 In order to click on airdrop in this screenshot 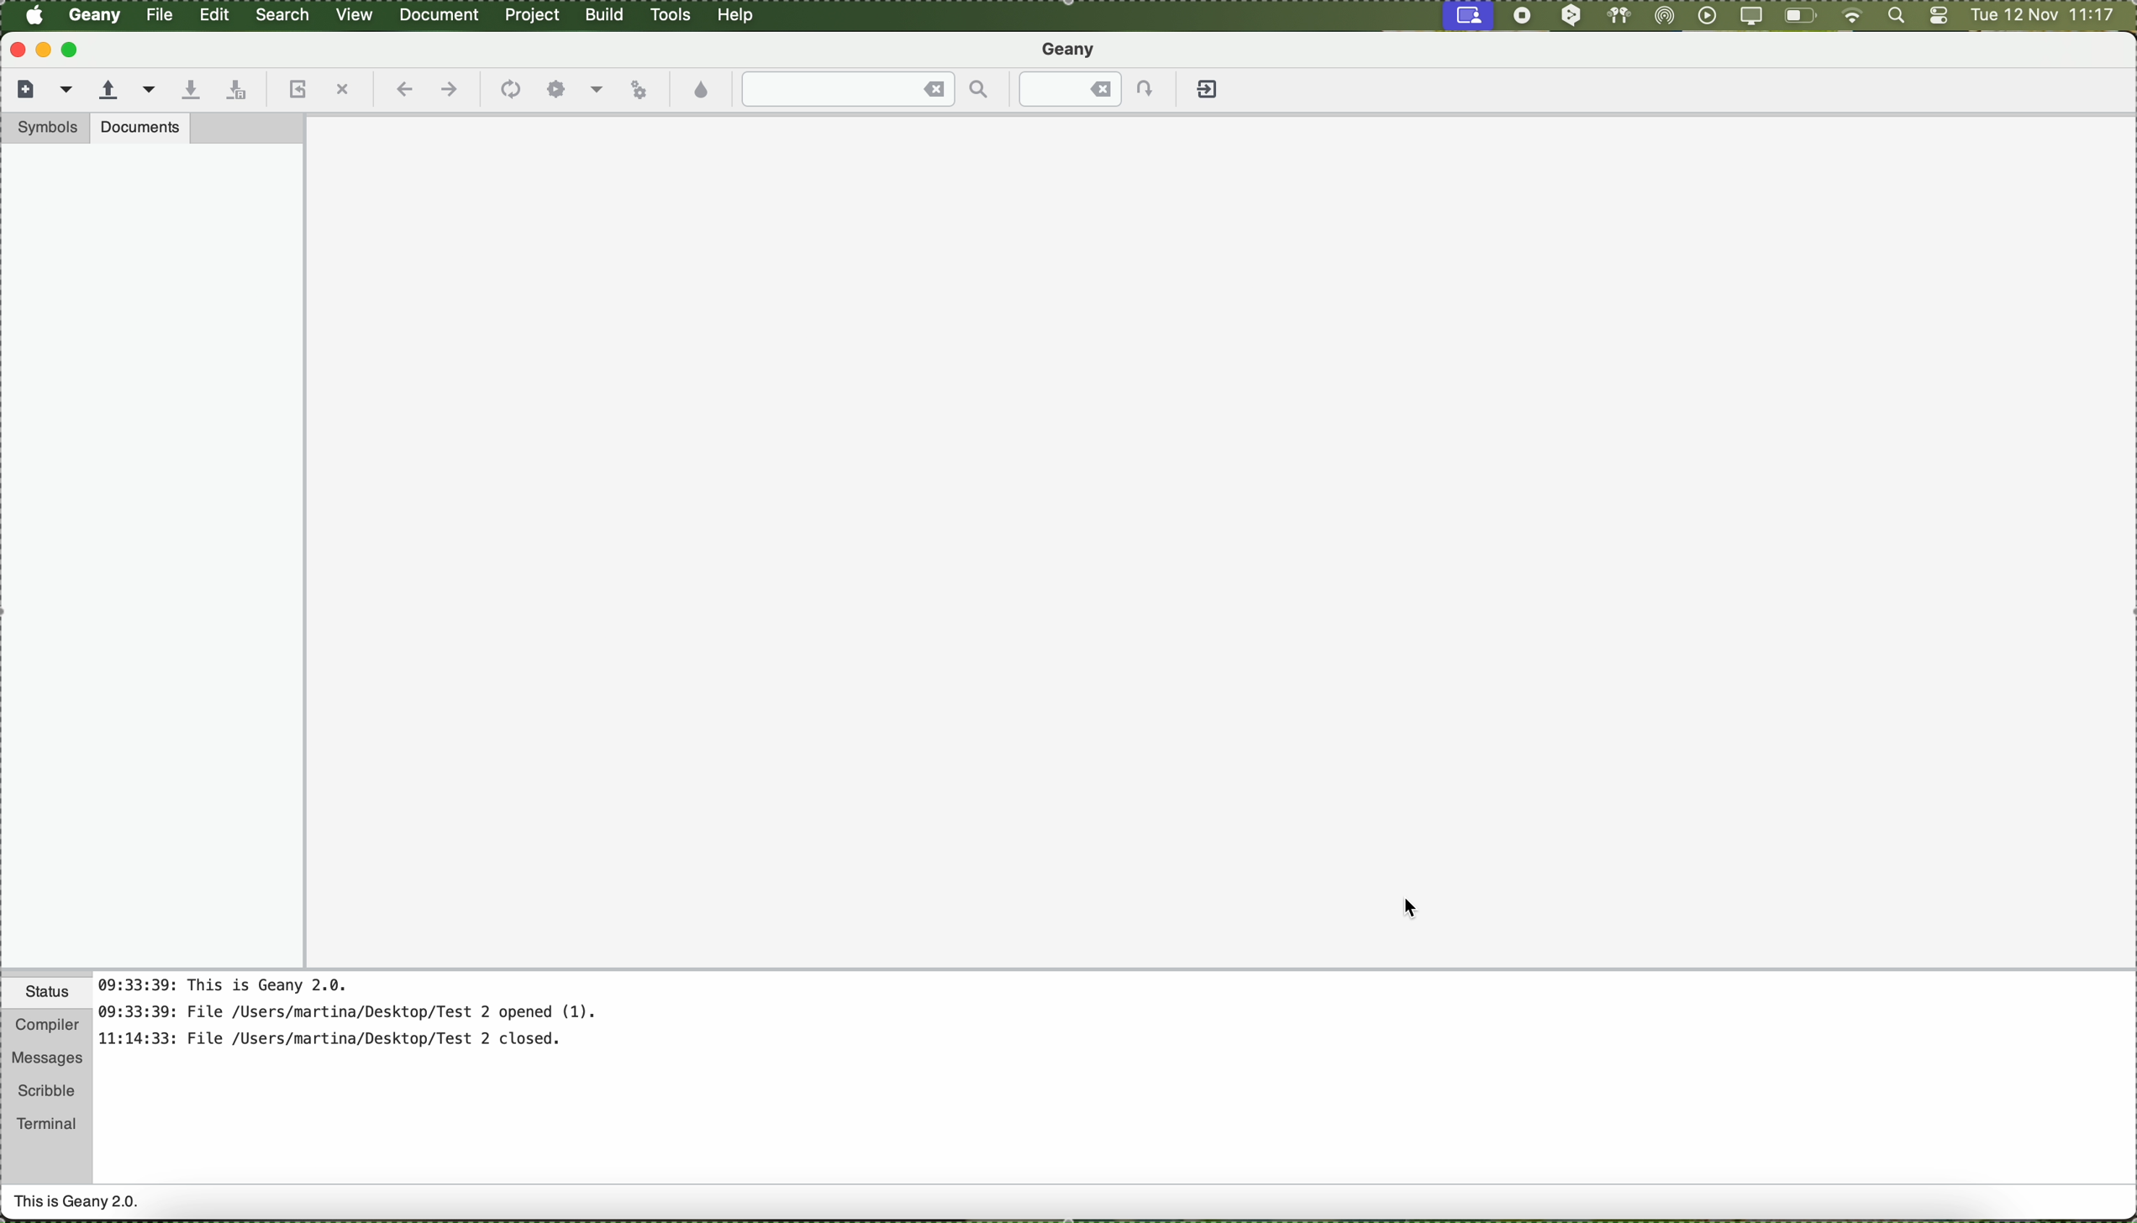, I will do `click(1665, 16)`.